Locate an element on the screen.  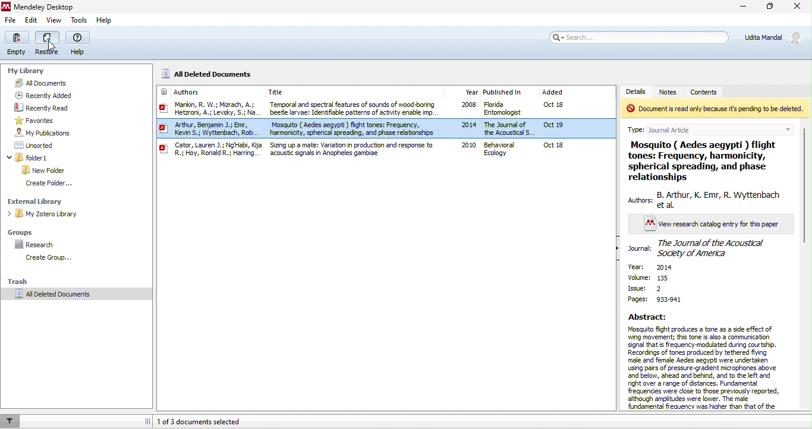
contents is located at coordinates (713, 91).